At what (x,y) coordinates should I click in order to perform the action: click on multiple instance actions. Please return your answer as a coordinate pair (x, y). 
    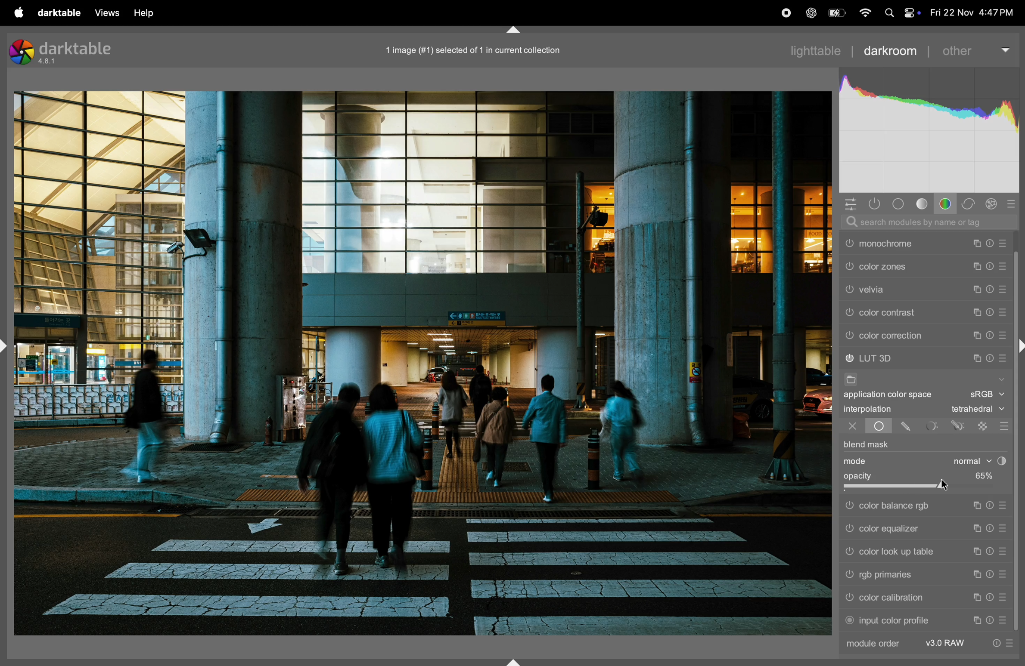
    Looking at the image, I should click on (976, 334).